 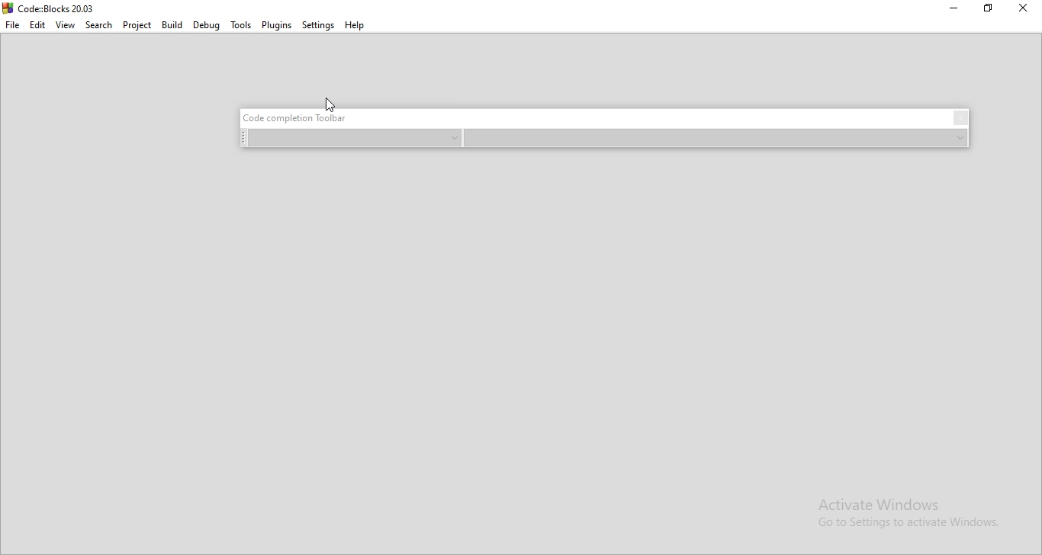 What do you see at coordinates (960, 118) in the screenshot?
I see `close` at bounding box center [960, 118].